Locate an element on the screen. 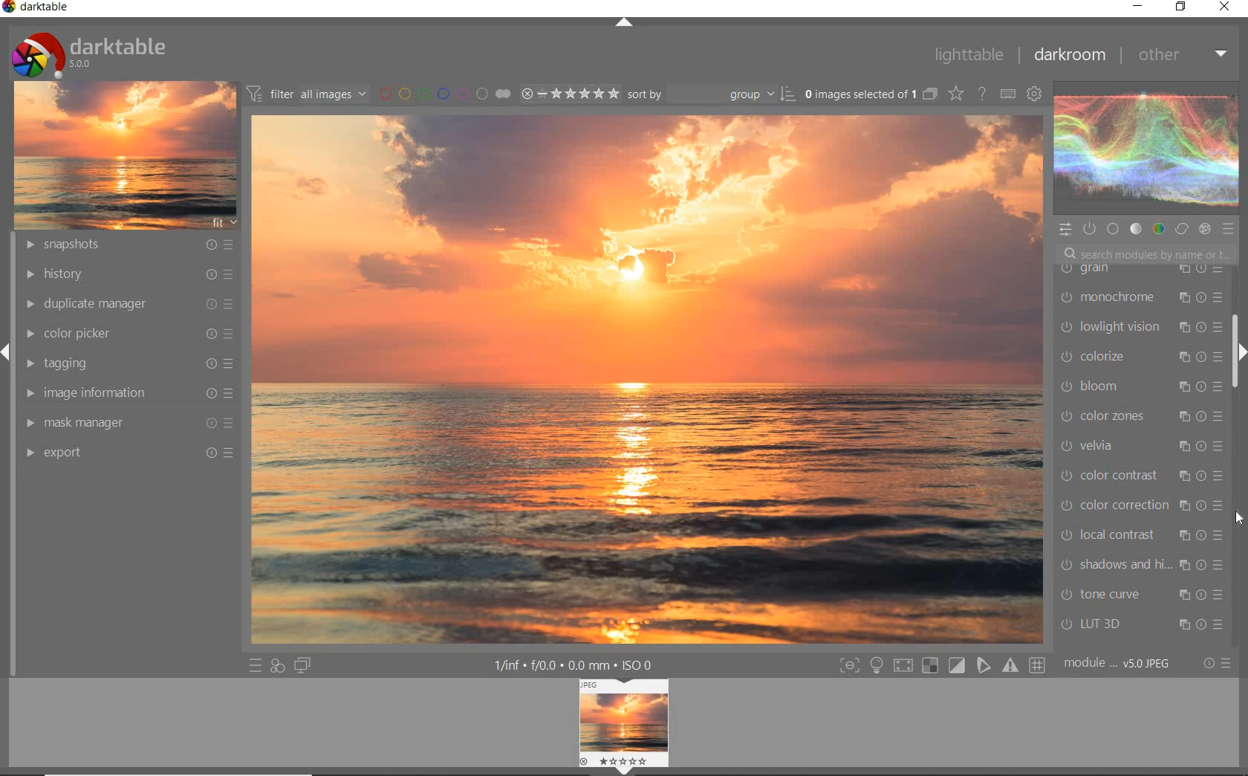  DUPLICATE MANAGER is located at coordinates (126, 302).